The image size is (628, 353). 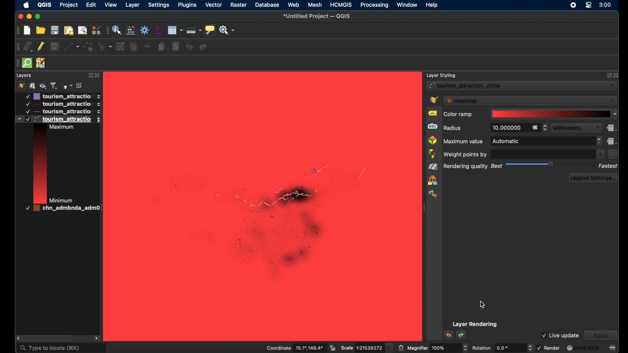 I want to click on layer 4, so click(x=59, y=210).